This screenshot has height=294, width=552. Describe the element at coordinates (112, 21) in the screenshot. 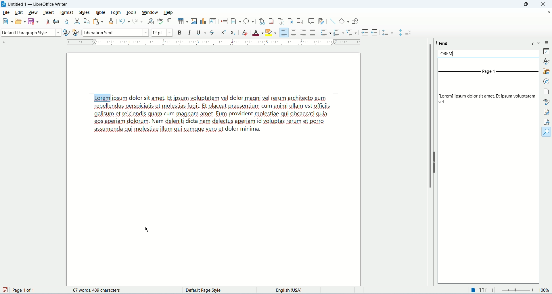

I see `clone formatting` at that location.